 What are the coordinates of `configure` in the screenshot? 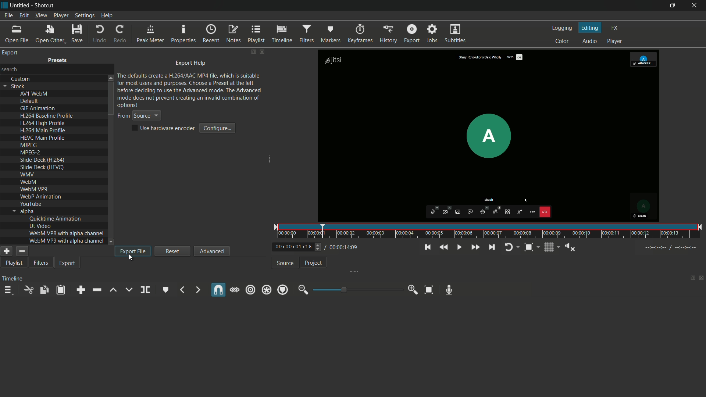 It's located at (217, 128).